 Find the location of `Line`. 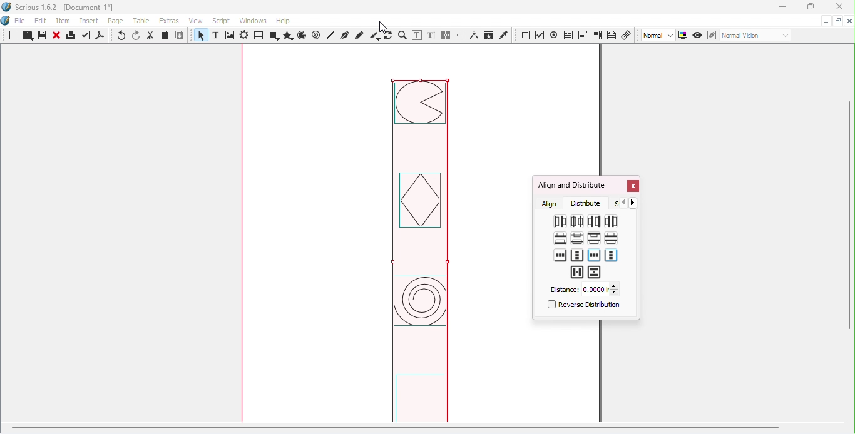

Line is located at coordinates (331, 35).